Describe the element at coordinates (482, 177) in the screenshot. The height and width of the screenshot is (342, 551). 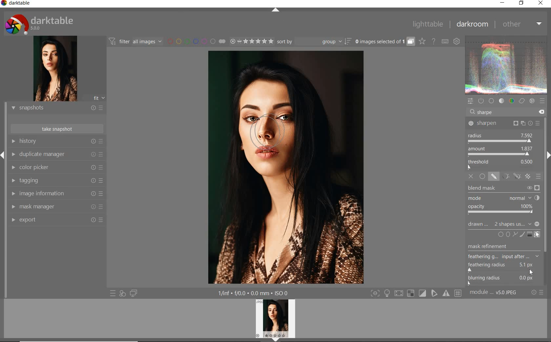
I see `UNIFORMLY` at that location.